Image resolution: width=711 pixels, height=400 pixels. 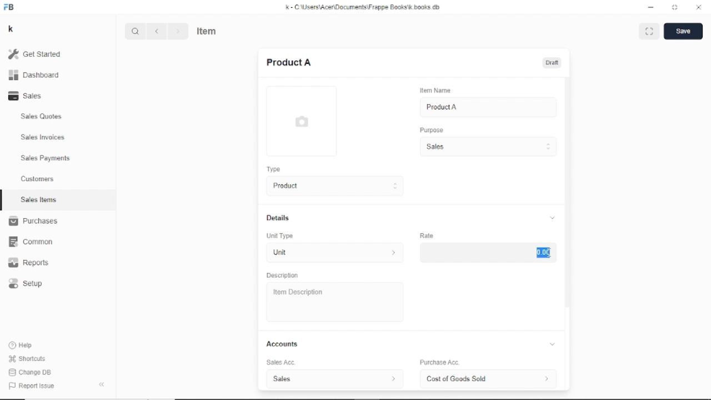 I want to click on FB, so click(x=10, y=8).